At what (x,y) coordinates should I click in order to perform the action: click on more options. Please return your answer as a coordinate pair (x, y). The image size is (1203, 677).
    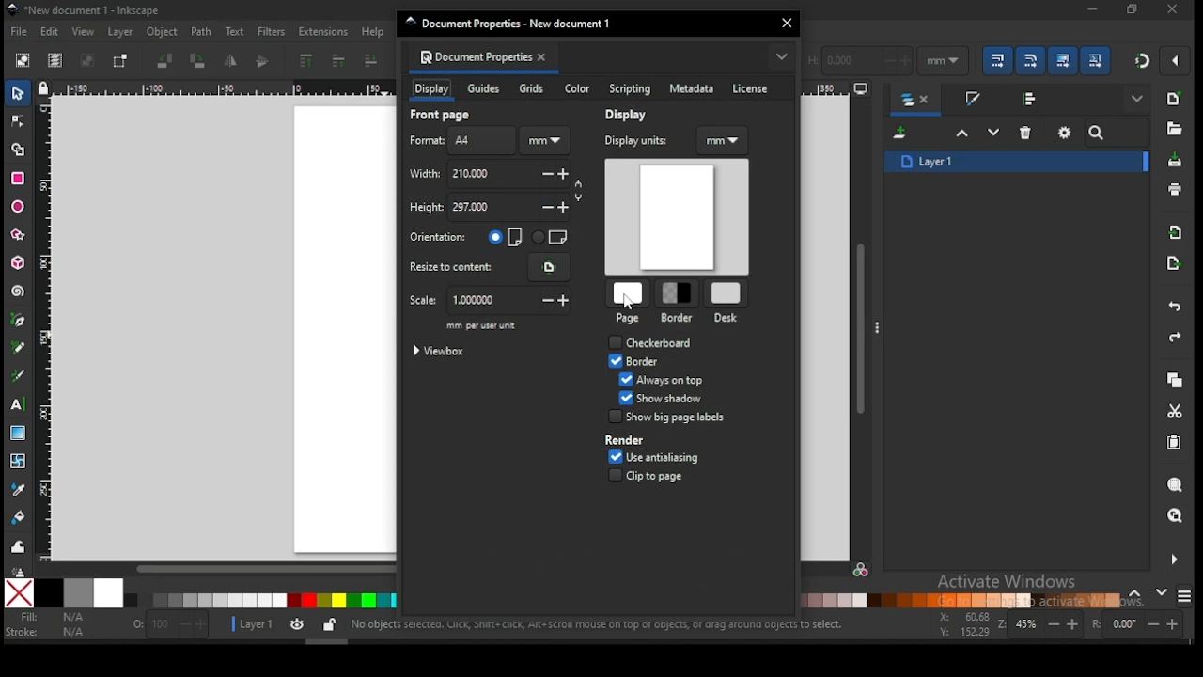
    Looking at the image, I should click on (880, 326).